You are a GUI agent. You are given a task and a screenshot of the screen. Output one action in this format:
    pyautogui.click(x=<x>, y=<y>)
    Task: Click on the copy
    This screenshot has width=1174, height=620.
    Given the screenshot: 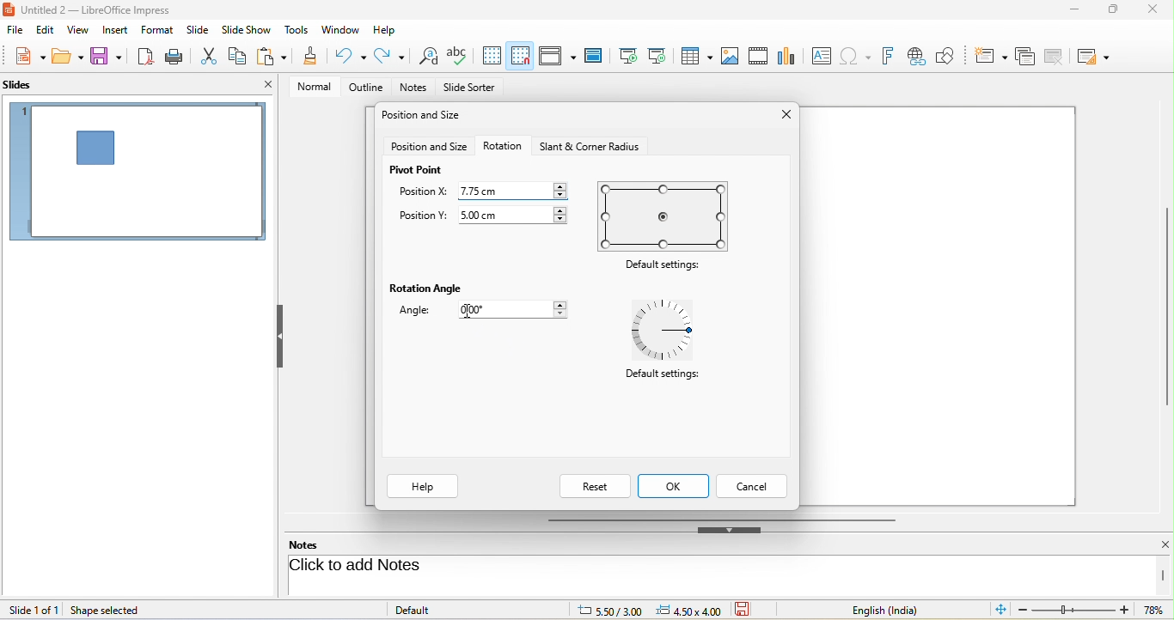 What is the action you would take?
    pyautogui.click(x=239, y=54)
    